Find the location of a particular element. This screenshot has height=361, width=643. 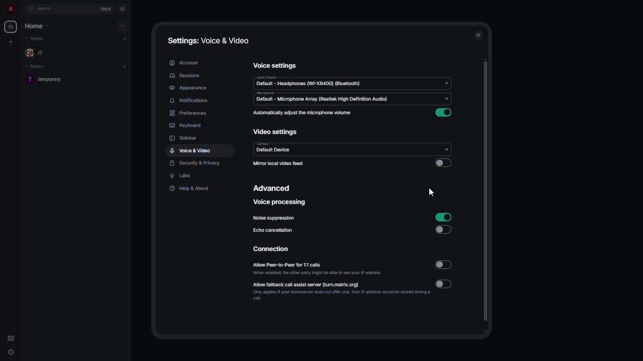

threads is located at coordinates (11, 337).